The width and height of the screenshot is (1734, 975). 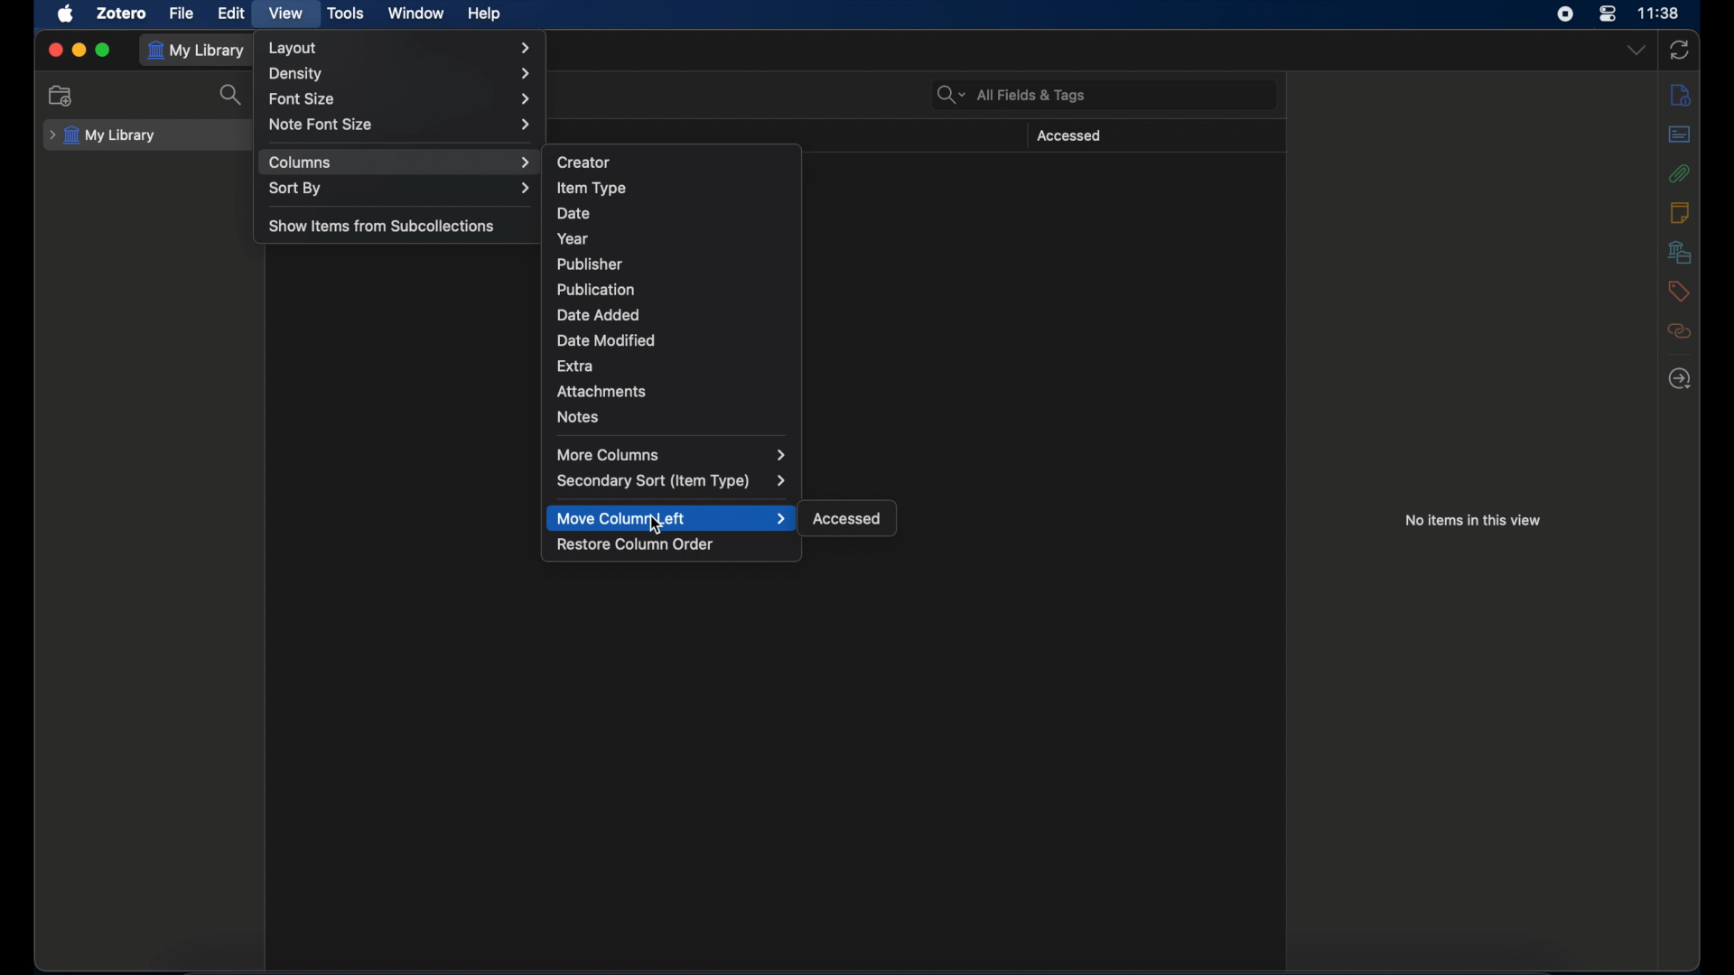 I want to click on date added, so click(x=598, y=315).